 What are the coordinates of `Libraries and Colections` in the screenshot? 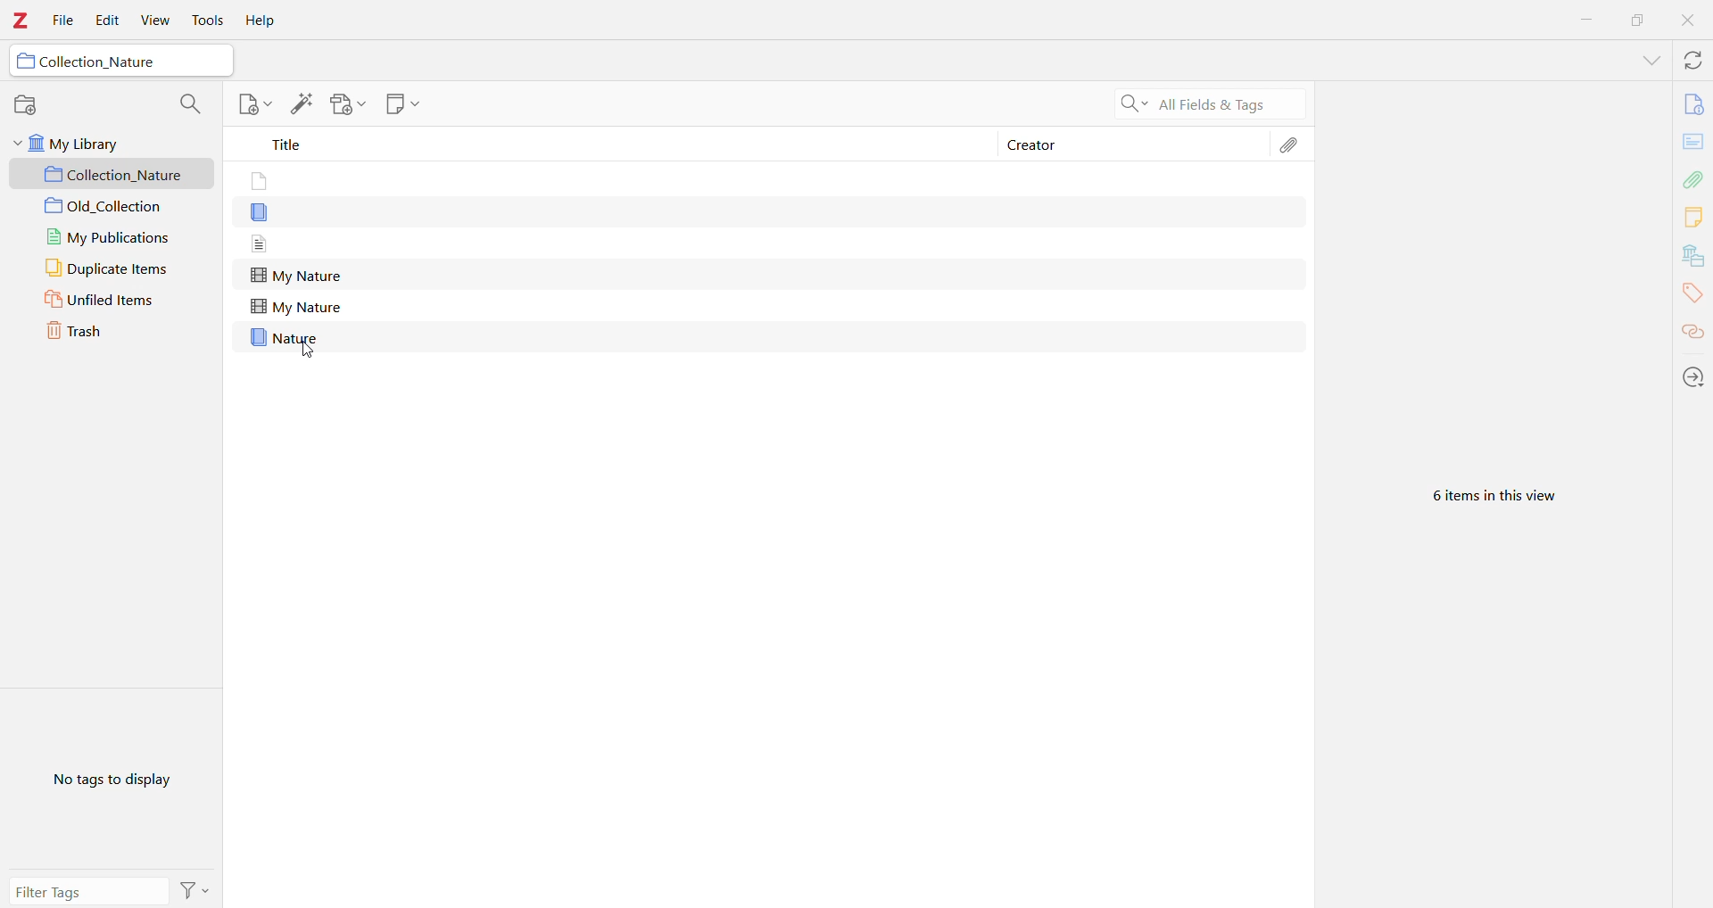 It's located at (1693, 258).